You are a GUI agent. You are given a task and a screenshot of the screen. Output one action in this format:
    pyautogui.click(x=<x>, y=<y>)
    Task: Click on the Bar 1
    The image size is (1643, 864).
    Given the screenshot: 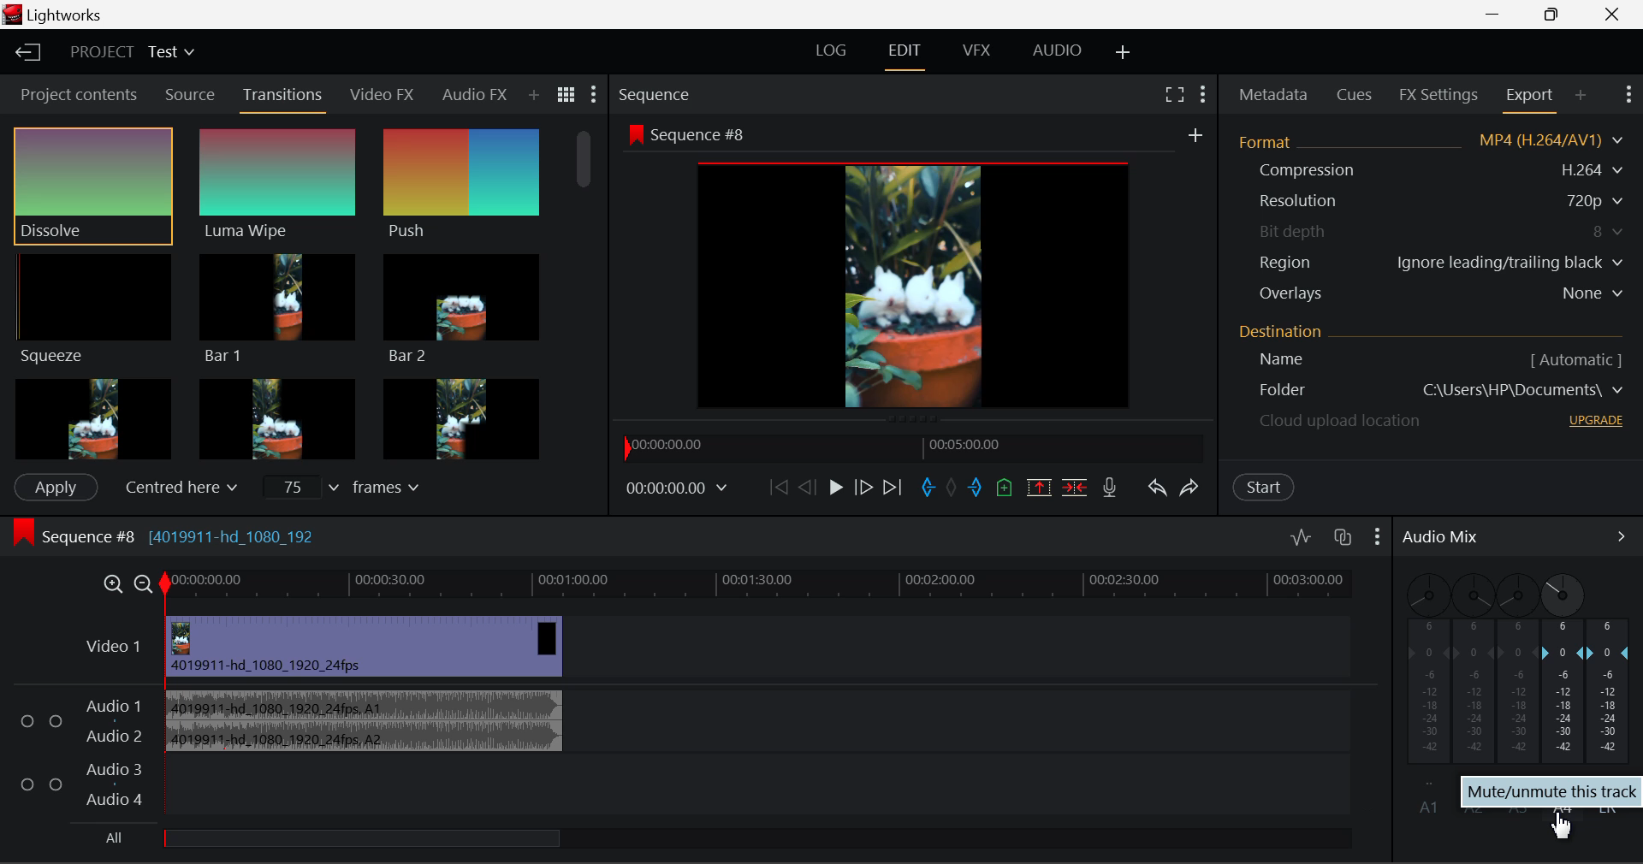 What is the action you would take?
    pyautogui.click(x=278, y=309)
    